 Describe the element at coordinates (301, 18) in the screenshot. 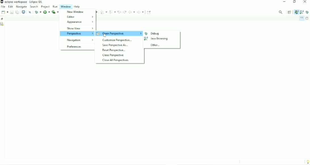

I see `Minimize` at that location.